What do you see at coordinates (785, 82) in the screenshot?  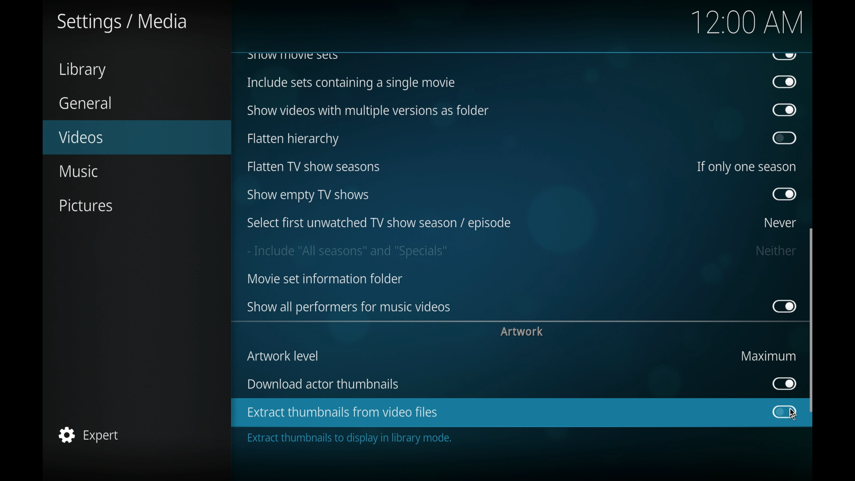 I see `toggle button` at bounding box center [785, 82].